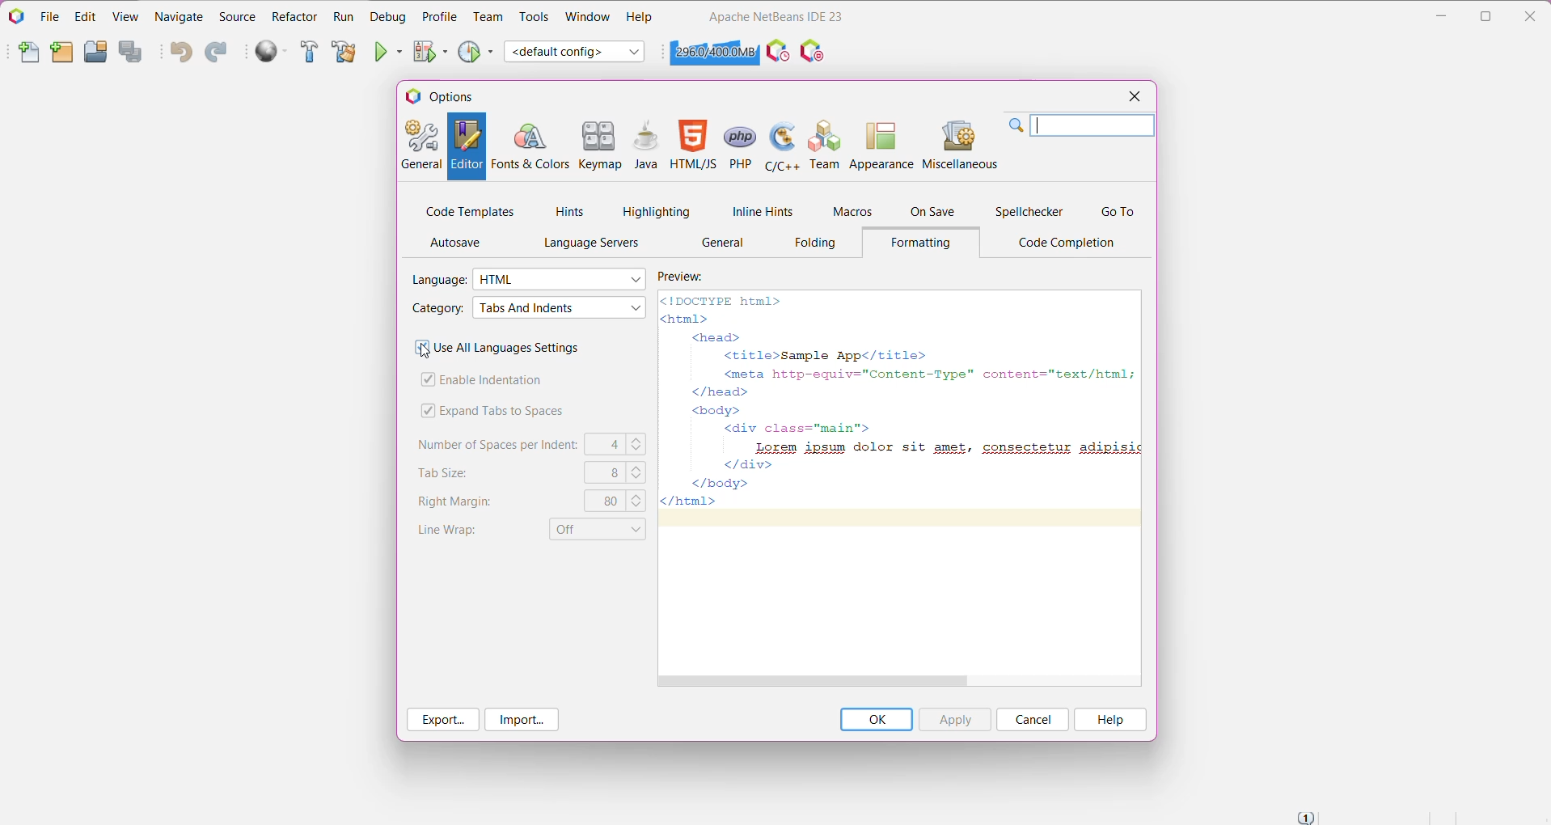  Describe the element at coordinates (608, 445) in the screenshot. I see `C4` at that location.